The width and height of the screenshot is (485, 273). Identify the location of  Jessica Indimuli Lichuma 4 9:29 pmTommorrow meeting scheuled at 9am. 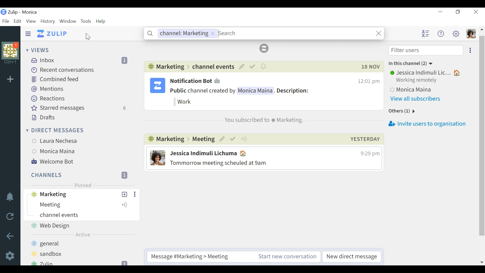
(279, 161).